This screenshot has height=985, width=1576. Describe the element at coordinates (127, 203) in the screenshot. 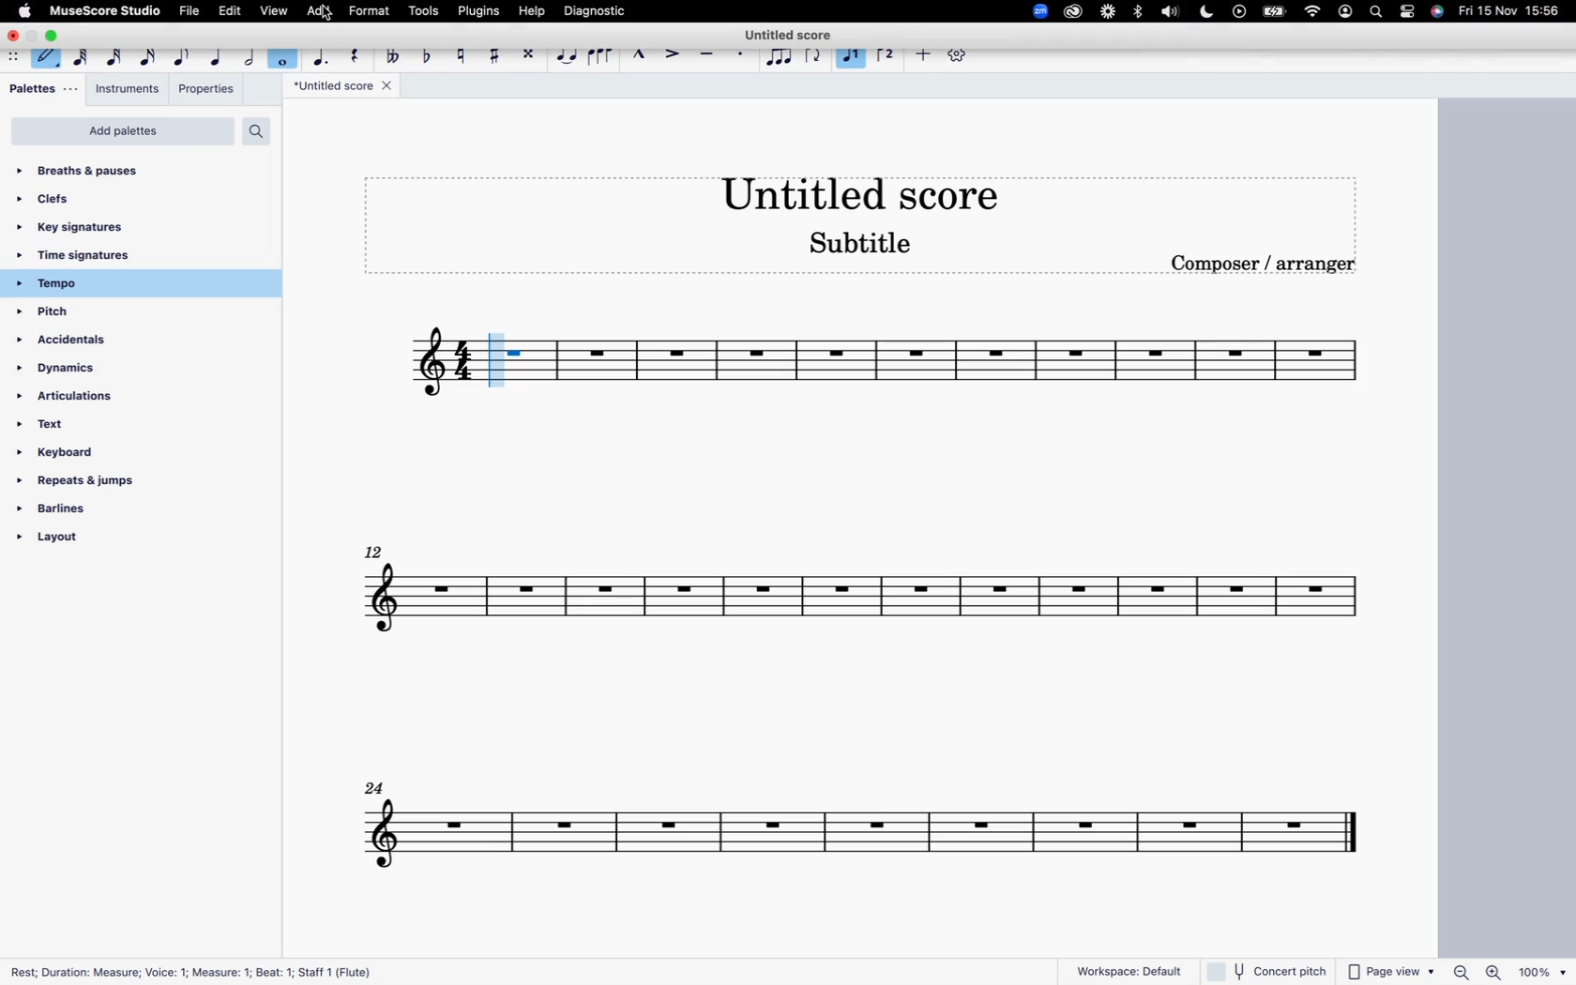

I see `clefs` at that location.